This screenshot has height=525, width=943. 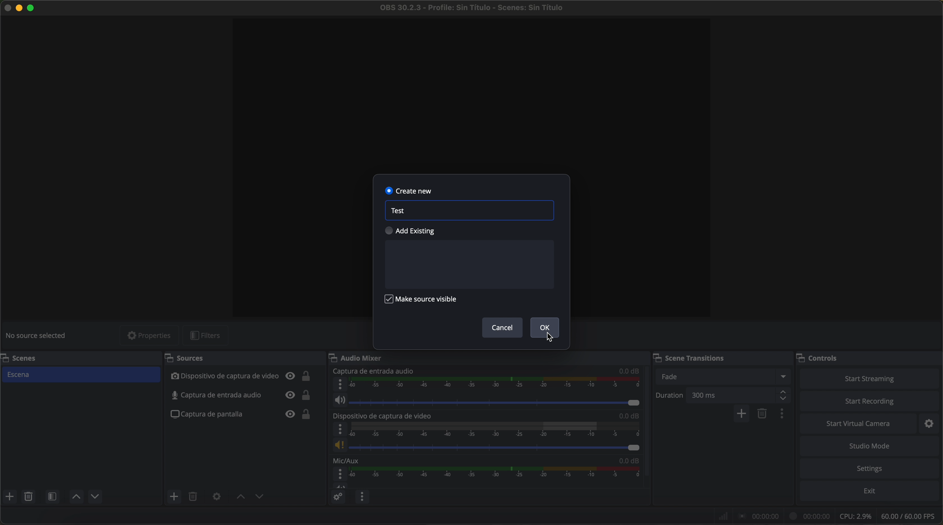 What do you see at coordinates (739, 395) in the screenshot?
I see `300 ms` at bounding box center [739, 395].